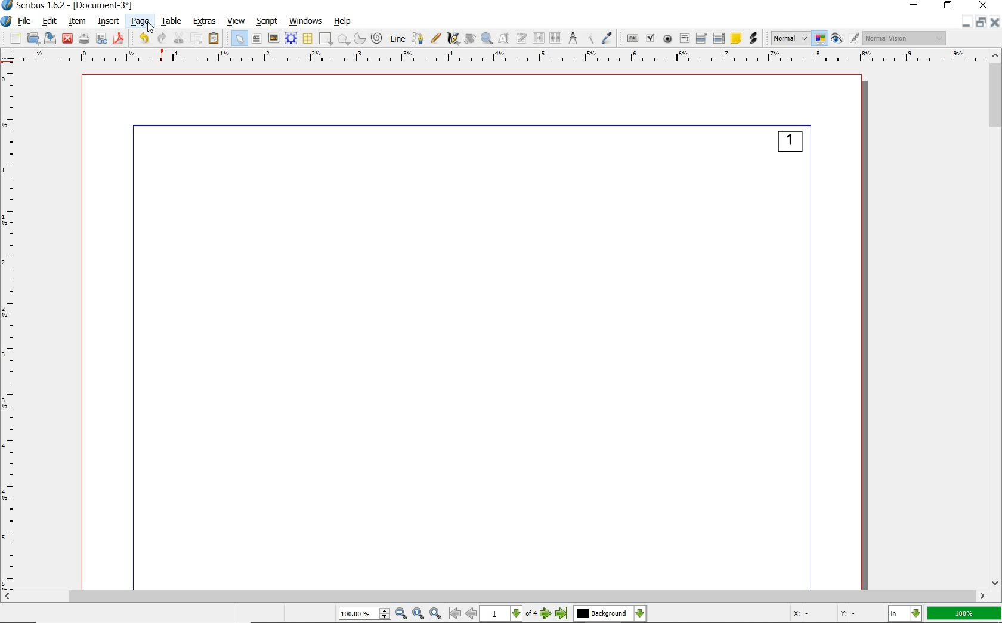  I want to click on rotate item, so click(469, 39).